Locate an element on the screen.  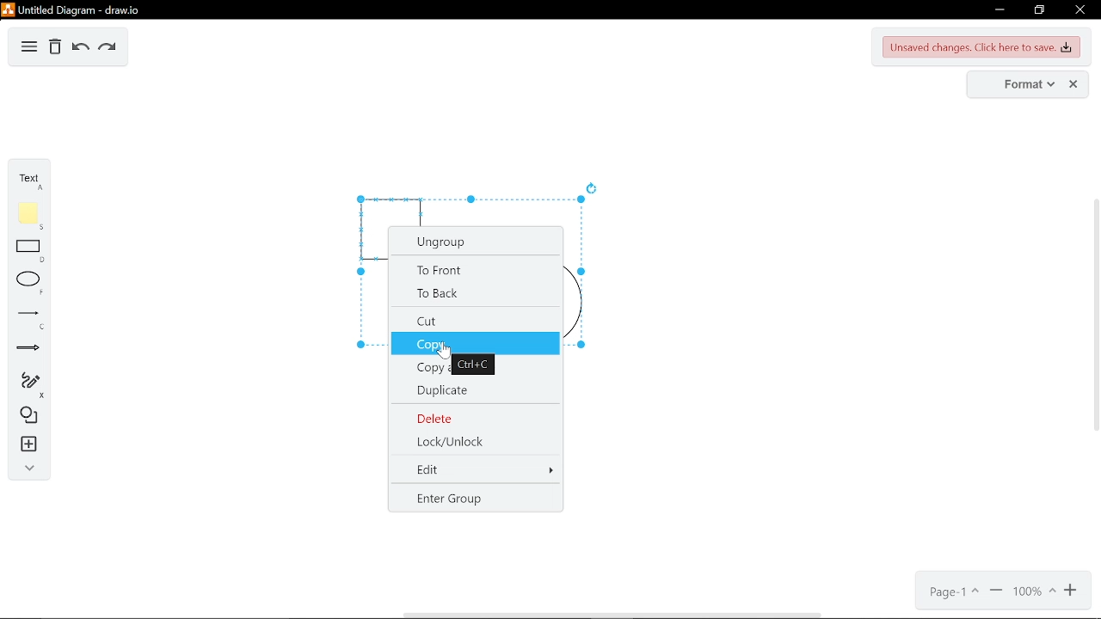
cut is located at coordinates (479, 320).